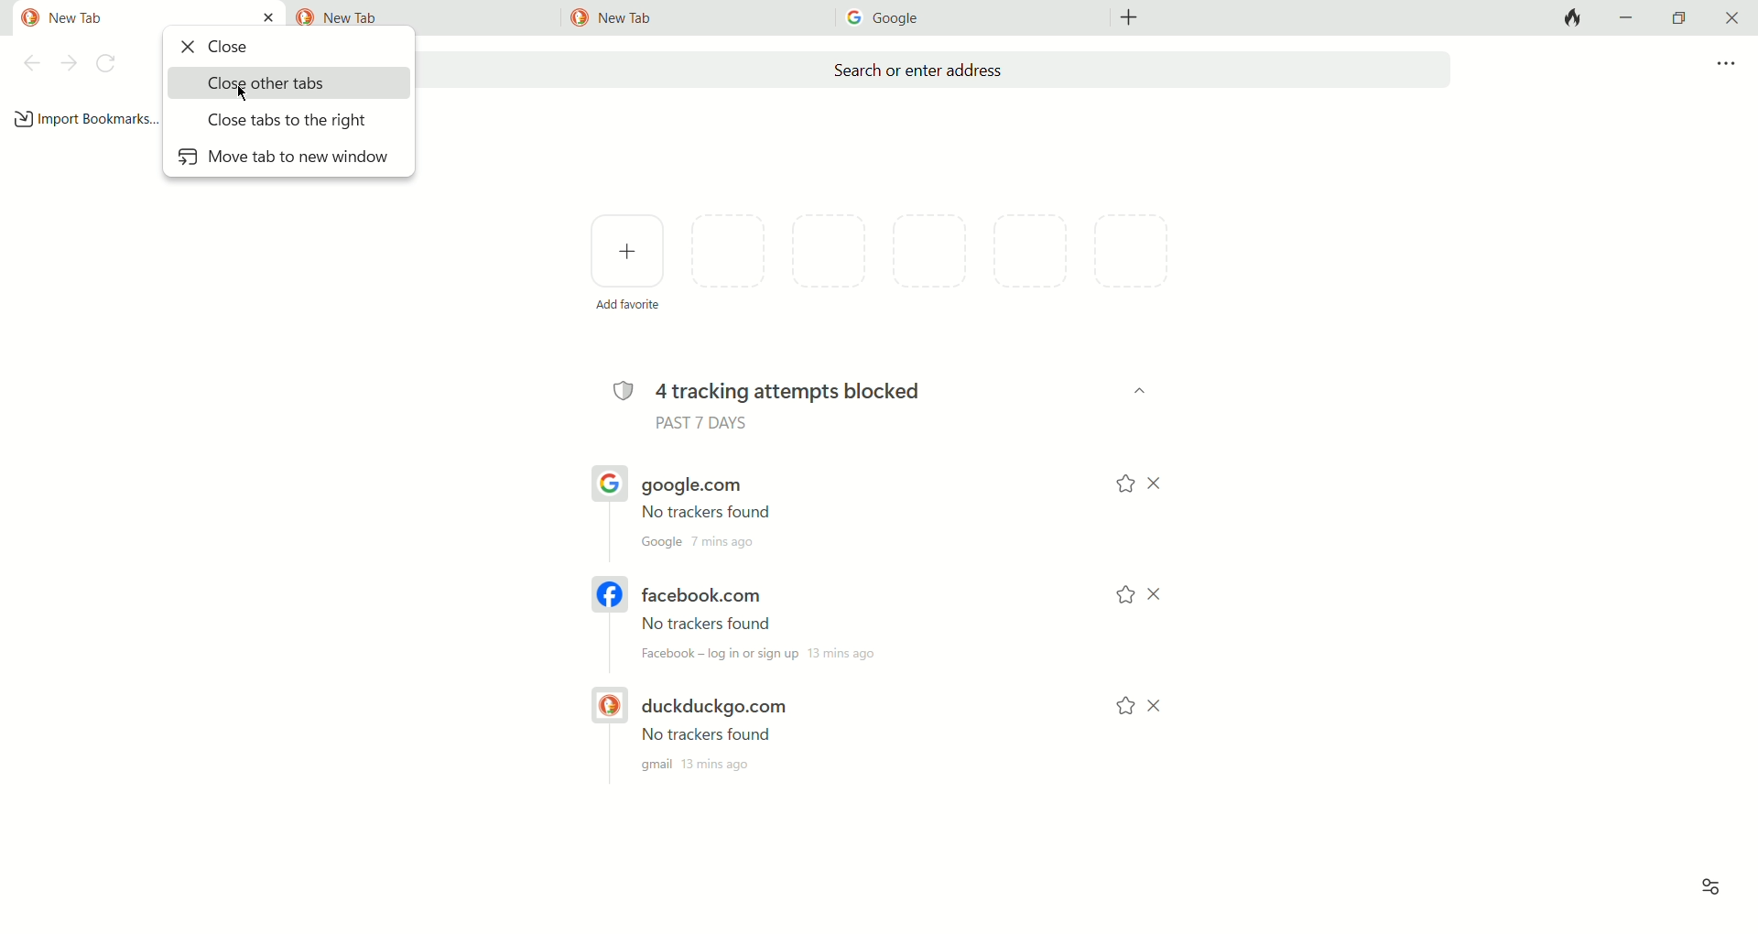  Describe the element at coordinates (738, 621) in the screenshot. I see `FACEBOOK.COM URL` at that location.